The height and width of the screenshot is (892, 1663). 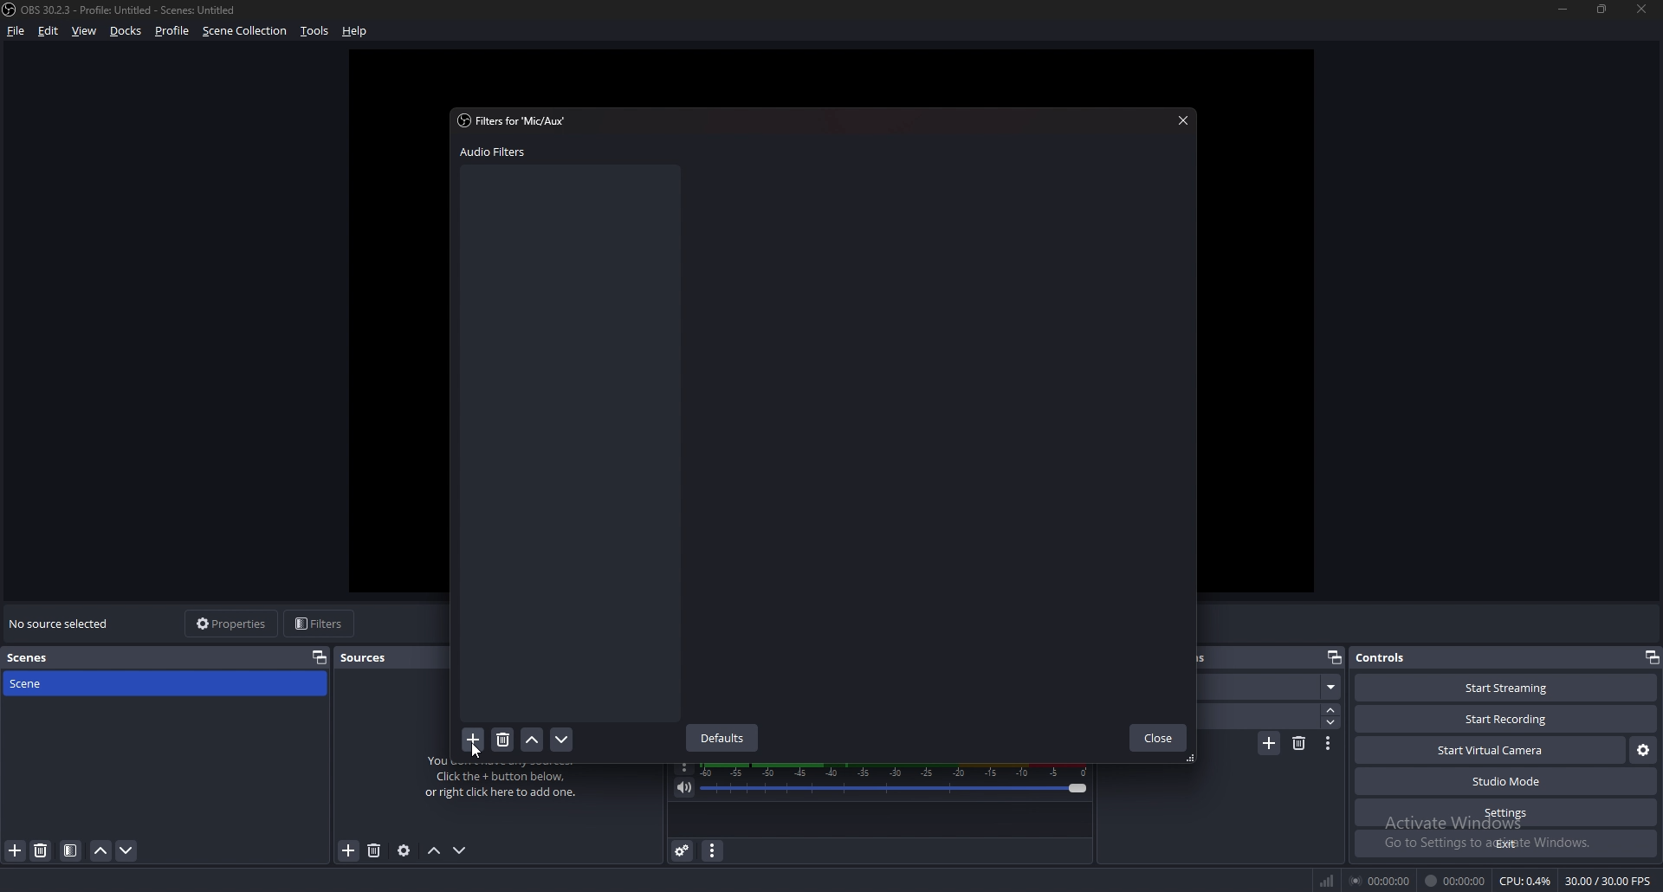 What do you see at coordinates (1611, 881) in the screenshot?
I see `30.00/30.00 FPS` at bounding box center [1611, 881].